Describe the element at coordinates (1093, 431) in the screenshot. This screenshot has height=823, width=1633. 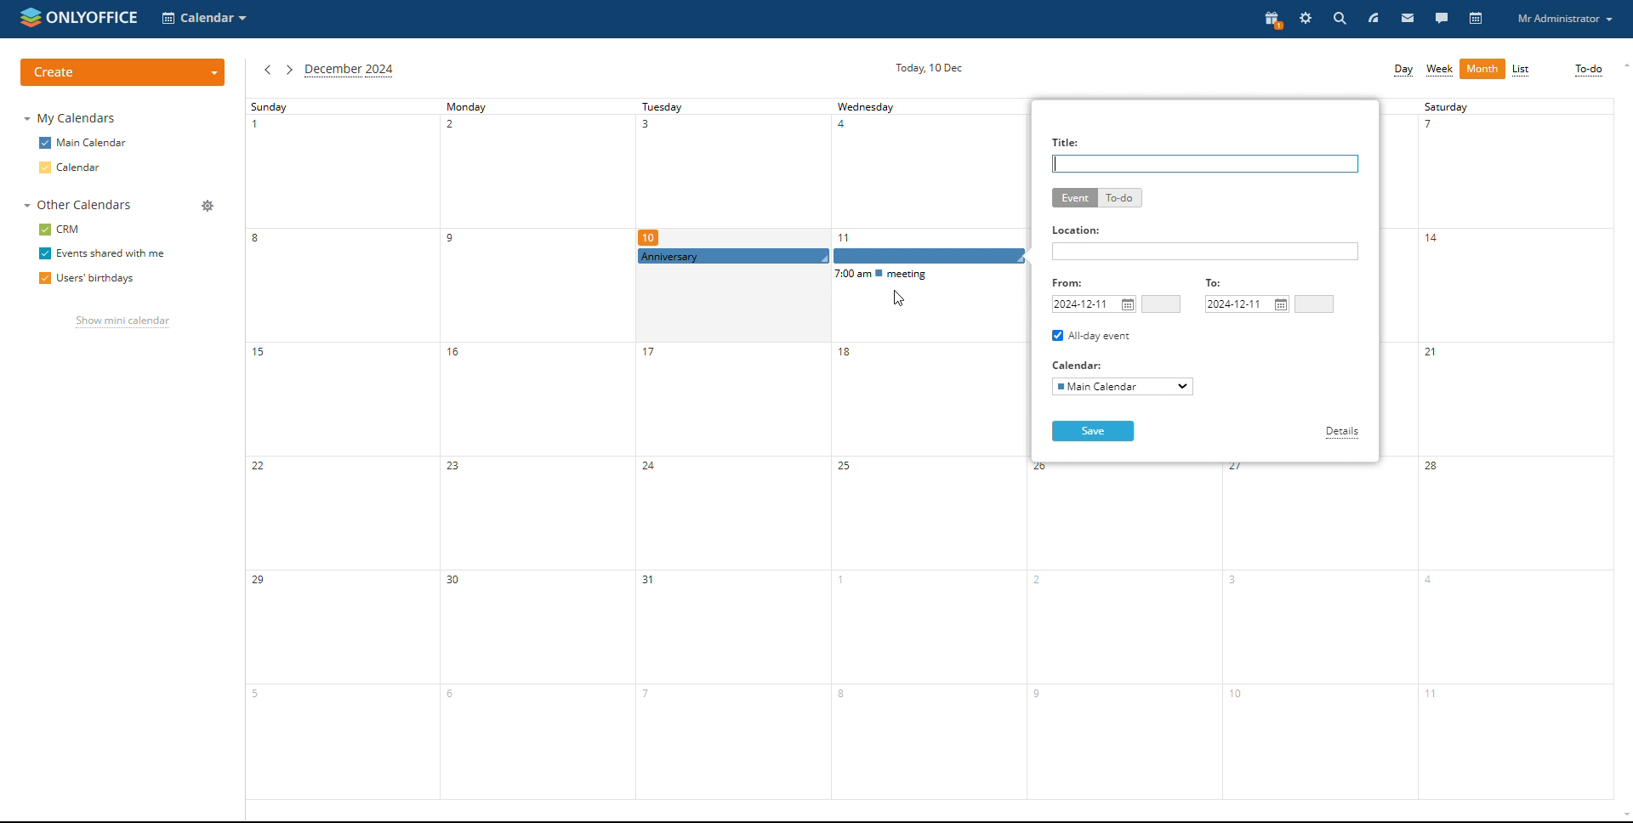
I see `save` at that location.